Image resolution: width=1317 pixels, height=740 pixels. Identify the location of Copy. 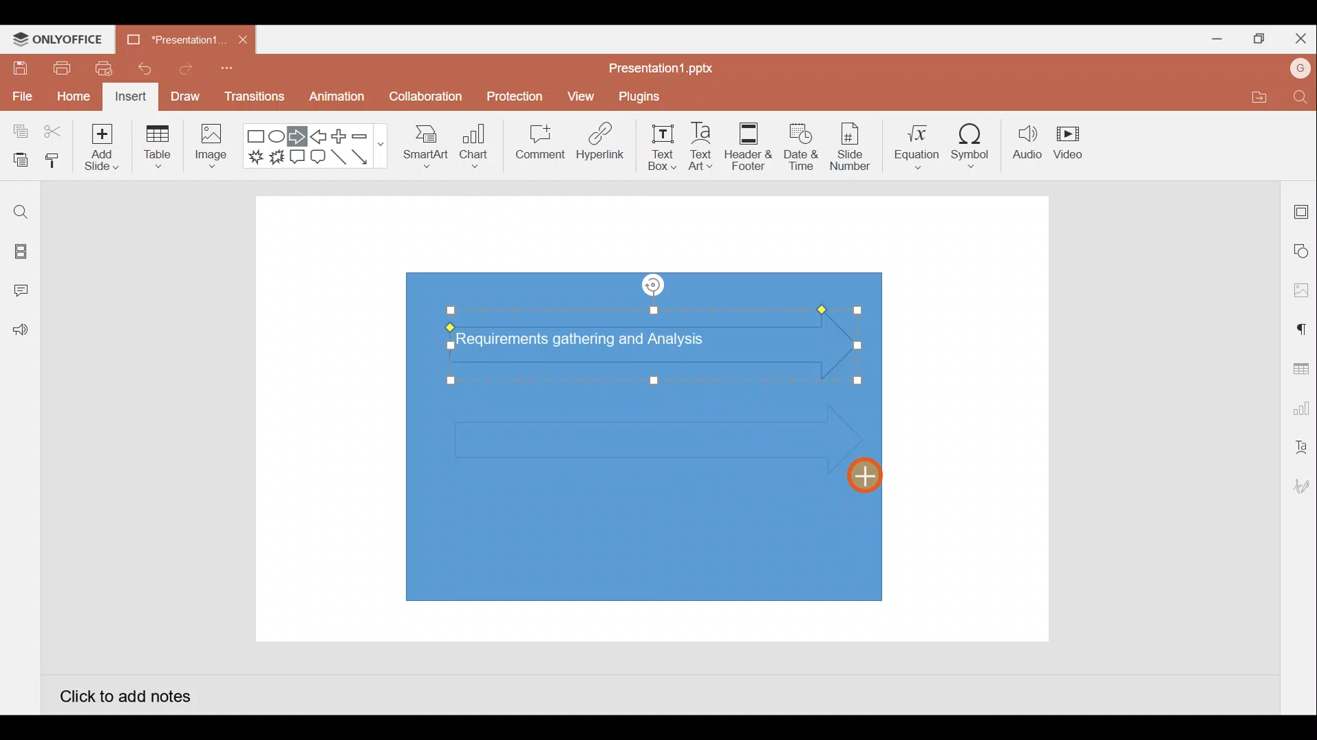
(18, 132).